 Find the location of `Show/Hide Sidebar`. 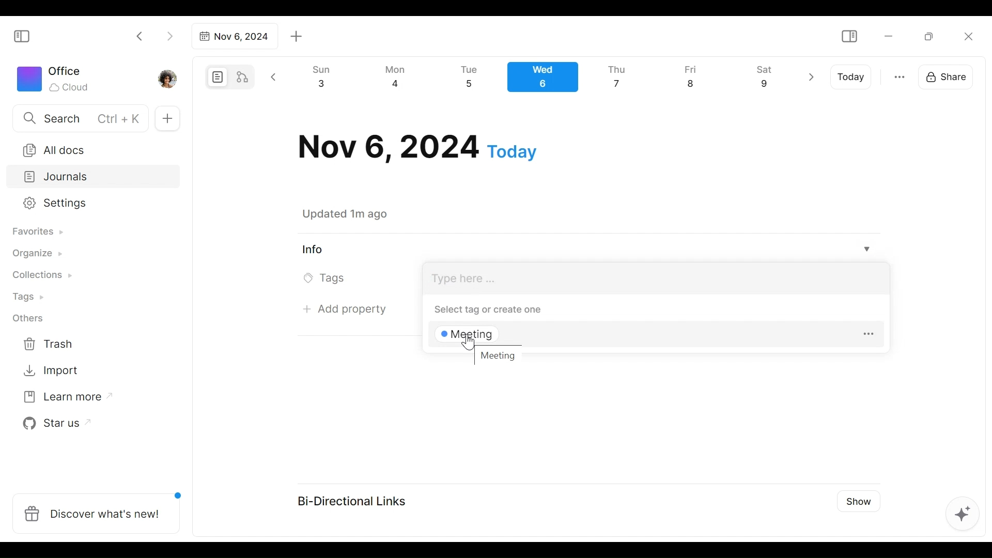

Show/Hide Sidebar is located at coordinates (26, 35).